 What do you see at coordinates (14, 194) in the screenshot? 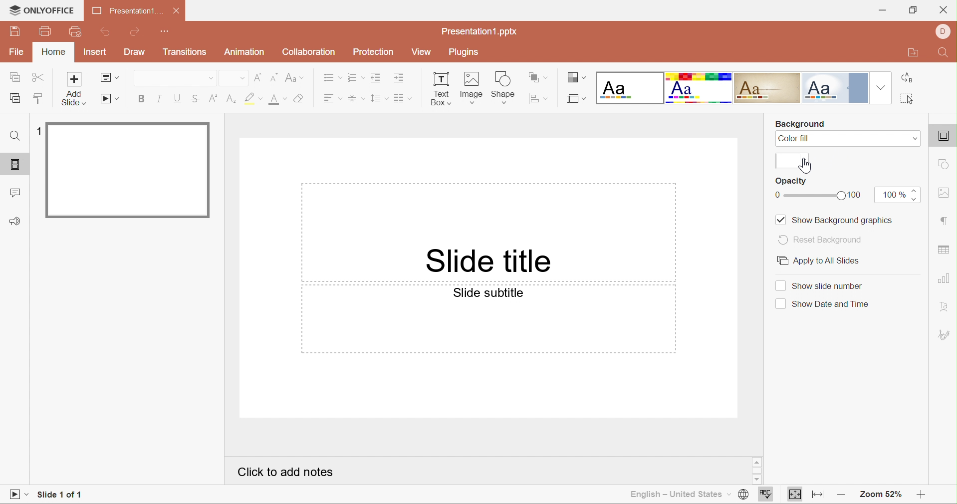
I see `Comments` at bounding box center [14, 194].